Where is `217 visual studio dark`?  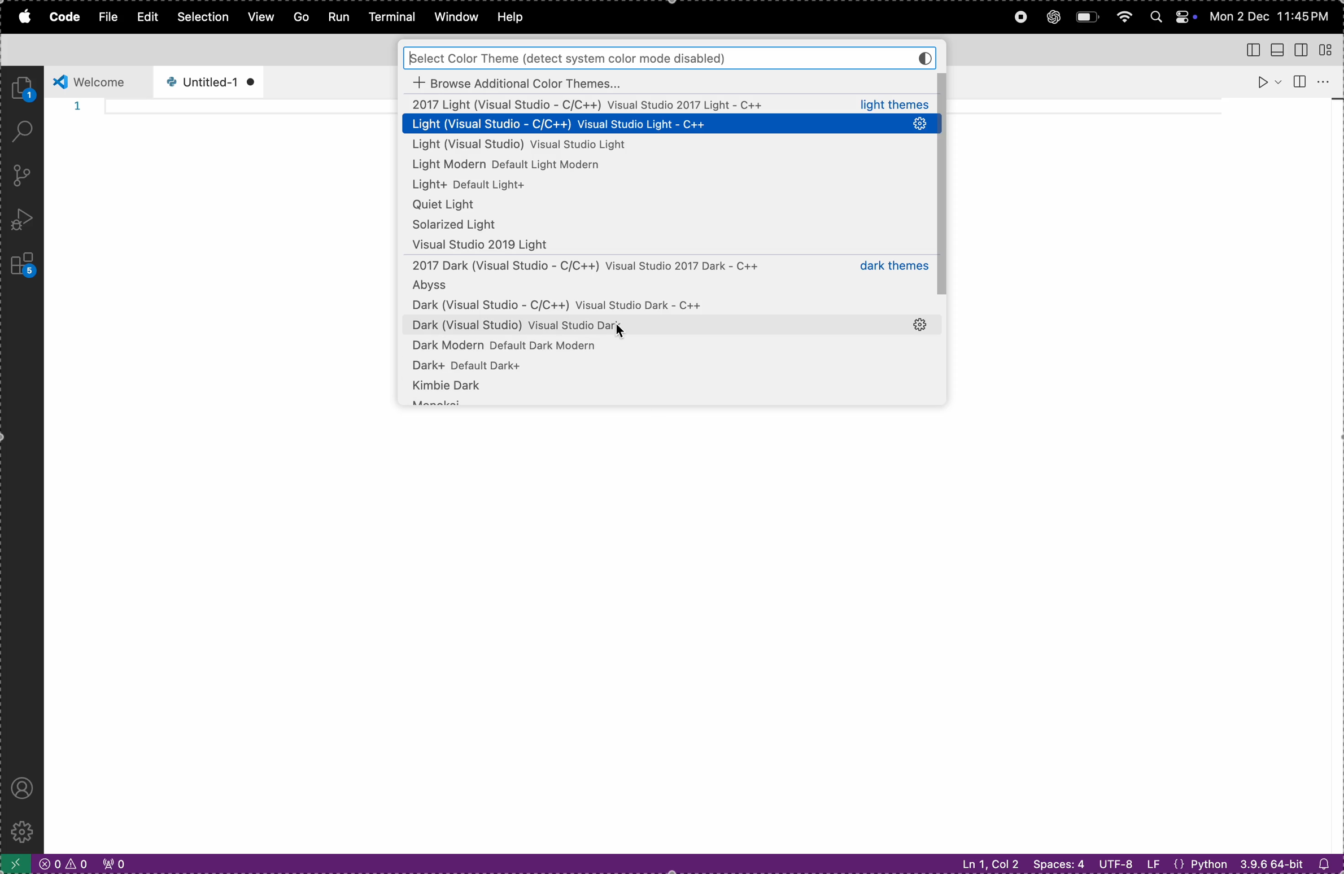
217 visual studio dark is located at coordinates (666, 267).